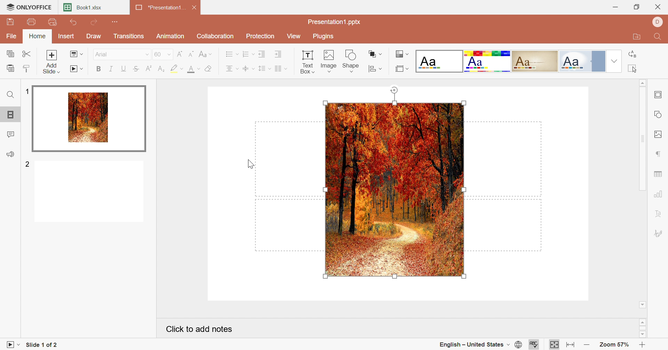 Image resolution: width=668 pixels, height=350 pixels. What do you see at coordinates (66, 36) in the screenshot?
I see `Insert` at bounding box center [66, 36].